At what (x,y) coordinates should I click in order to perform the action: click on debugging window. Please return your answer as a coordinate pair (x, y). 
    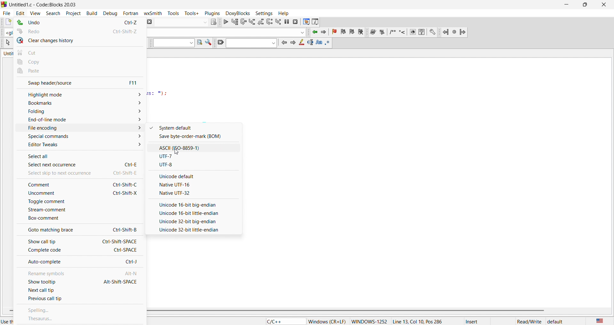
    Looking at the image, I should click on (305, 22).